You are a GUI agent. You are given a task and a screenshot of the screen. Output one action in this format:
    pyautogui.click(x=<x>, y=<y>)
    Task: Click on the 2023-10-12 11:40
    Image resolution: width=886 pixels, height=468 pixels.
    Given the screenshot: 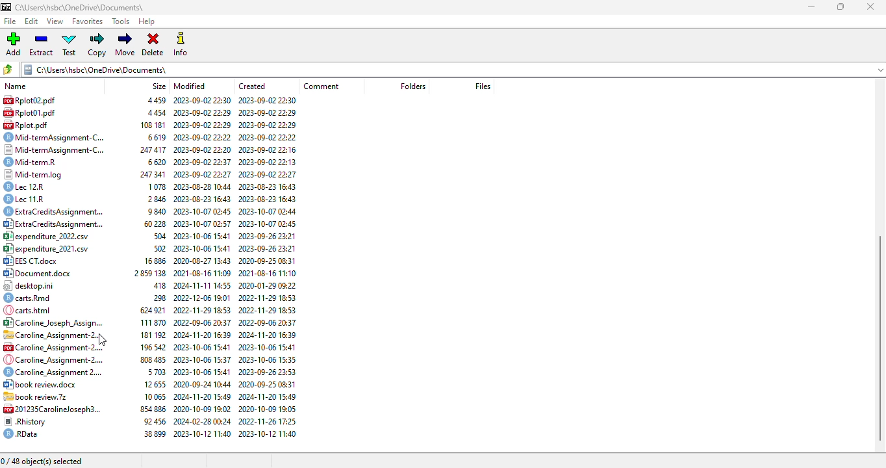 What is the action you would take?
    pyautogui.click(x=203, y=434)
    